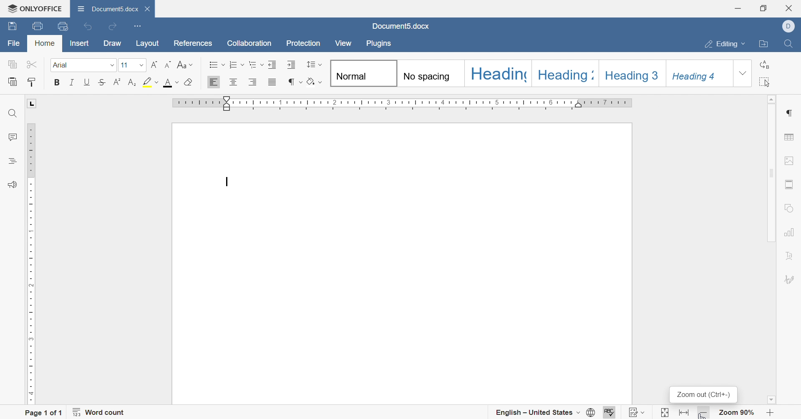  I want to click on increment font size, so click(153, 65).